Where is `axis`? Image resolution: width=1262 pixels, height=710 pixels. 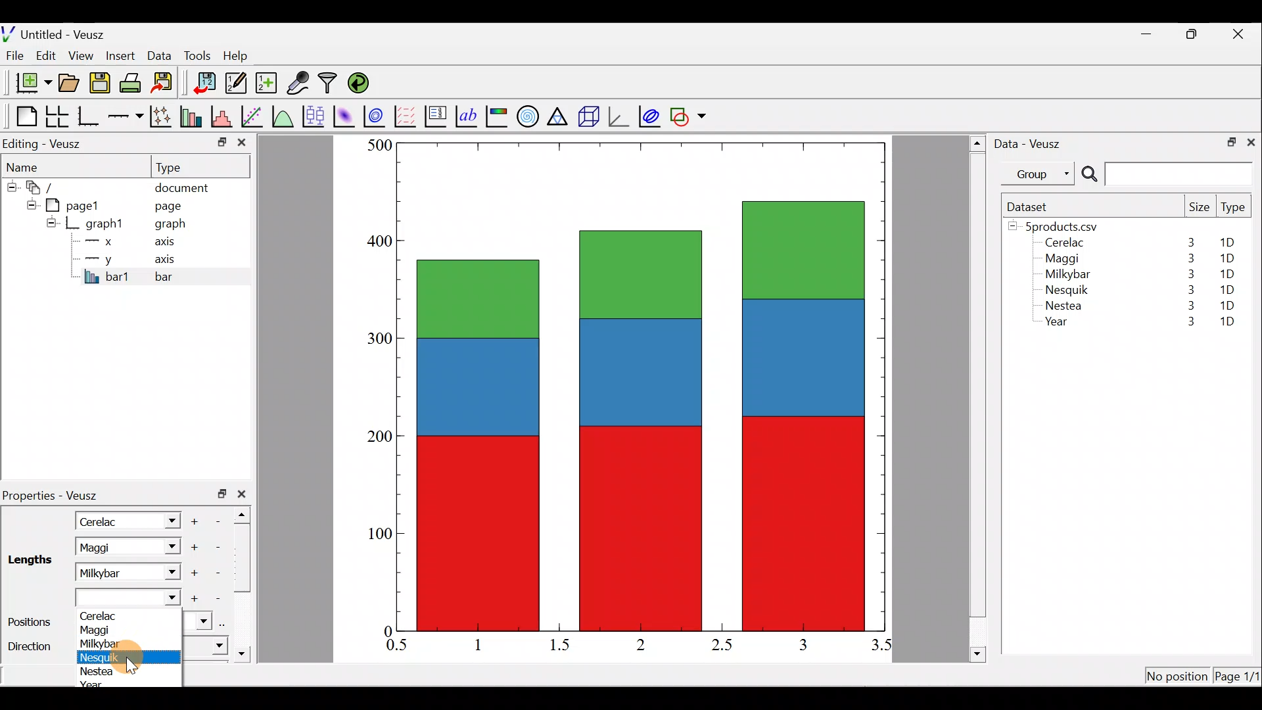
axis is located at coordinates (169, 243).